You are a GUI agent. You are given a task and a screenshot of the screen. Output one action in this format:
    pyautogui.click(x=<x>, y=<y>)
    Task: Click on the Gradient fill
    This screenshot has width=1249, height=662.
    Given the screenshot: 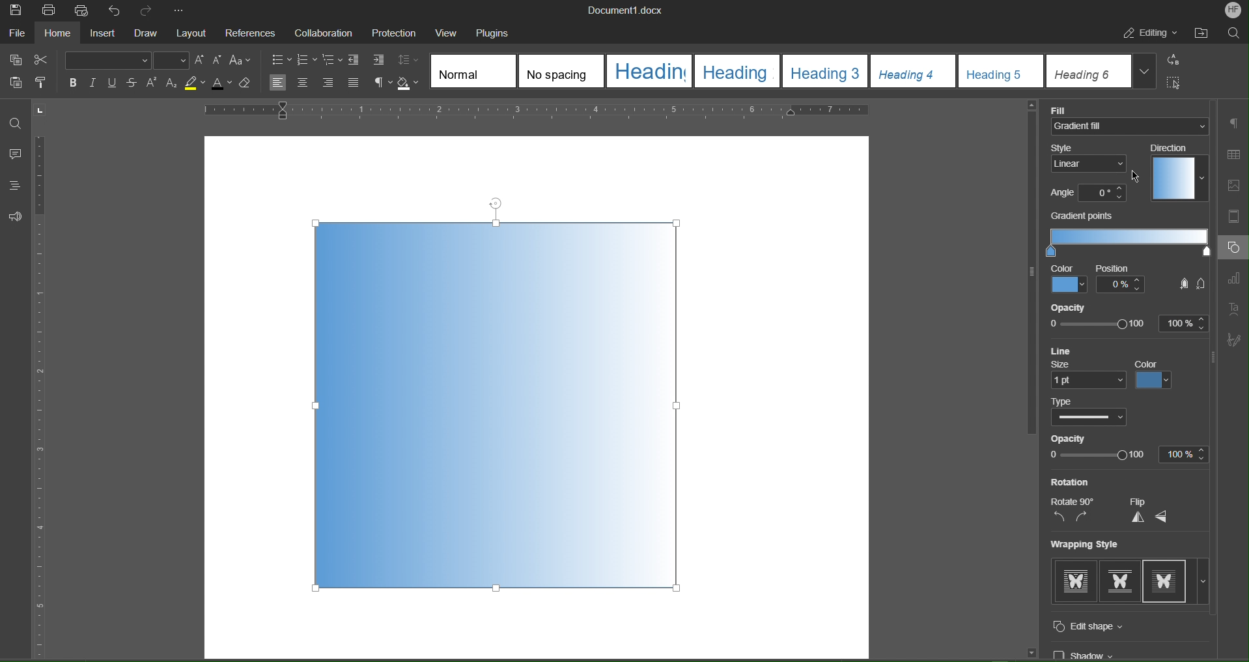 What is the action you would take?
    pyautogui.click(x=1132, y=126)
    